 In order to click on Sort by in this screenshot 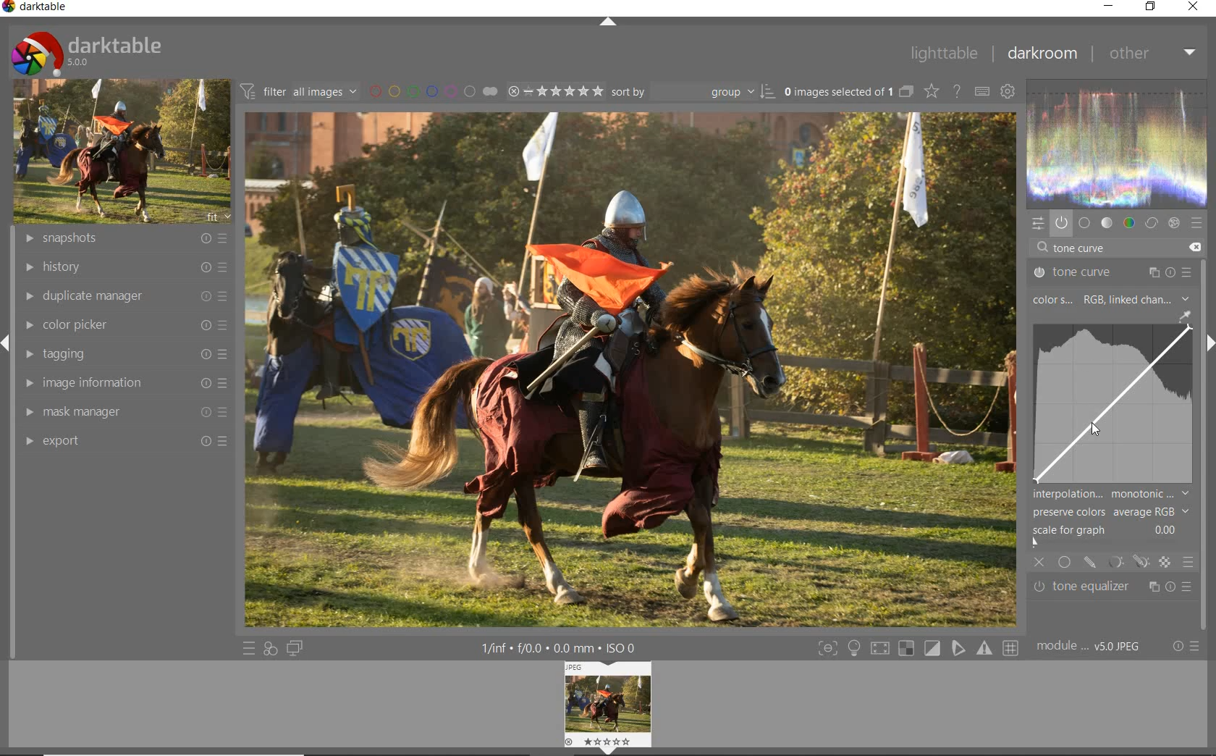, I will do `click(693, 91)`.